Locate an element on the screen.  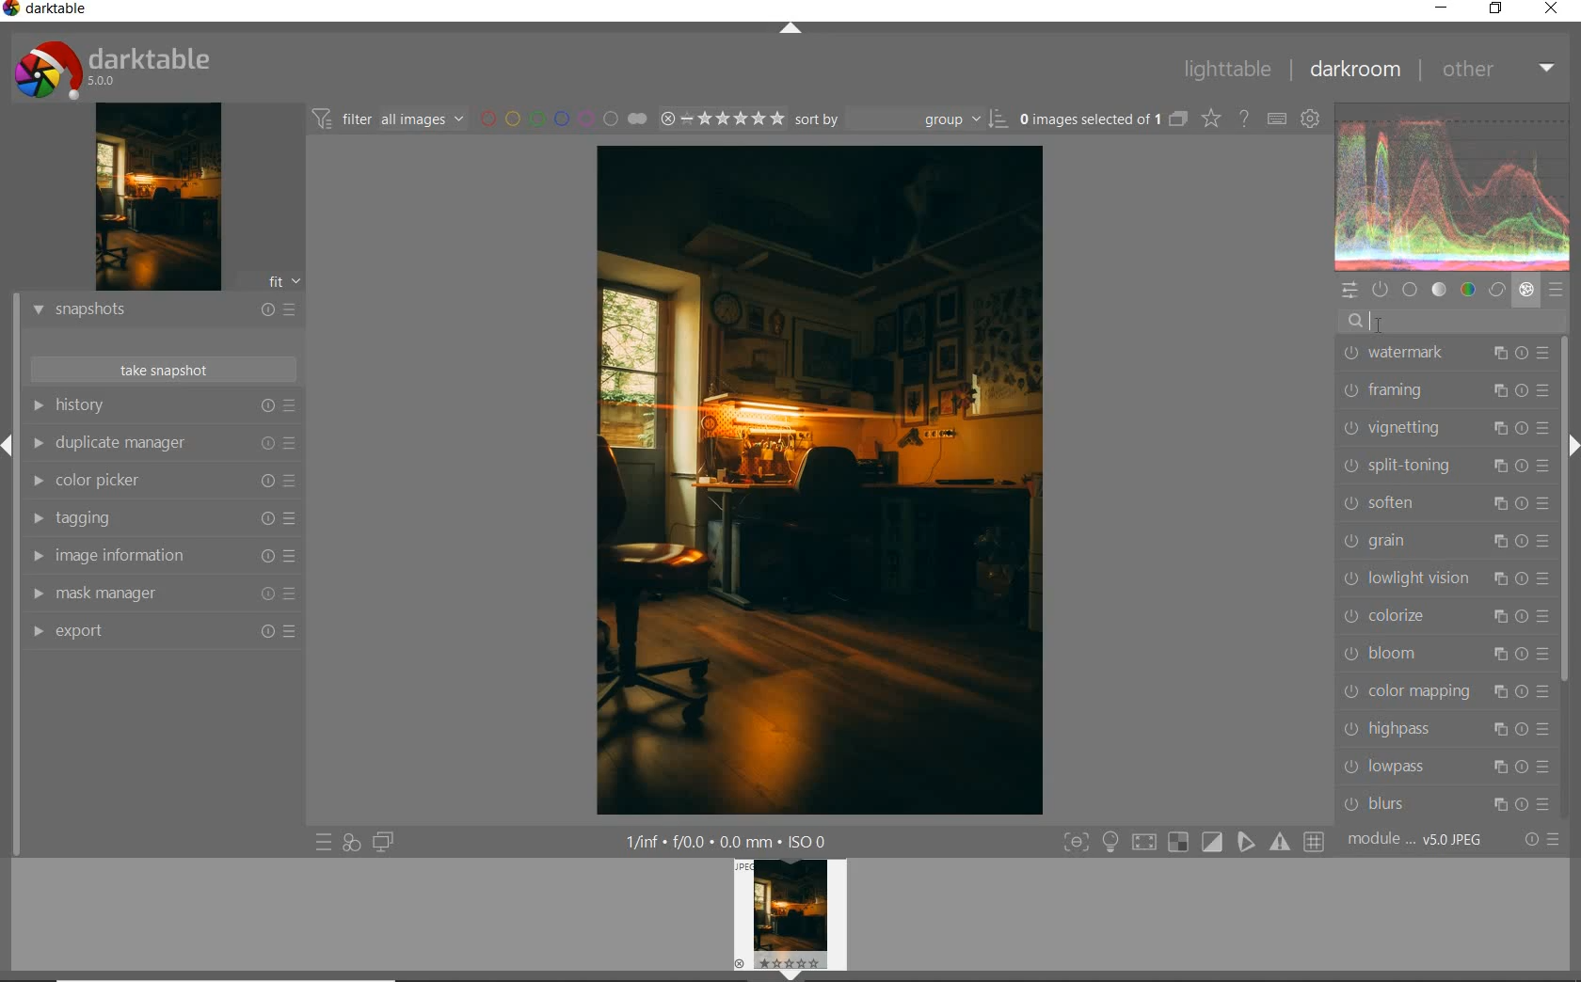
correct is located at coordinates (1497, 290).